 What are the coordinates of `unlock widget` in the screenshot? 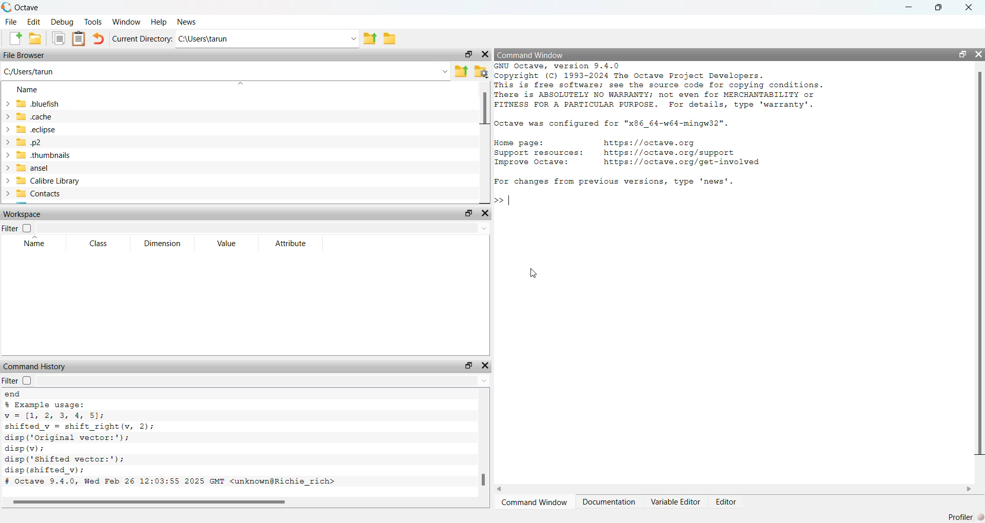 It's located at (466, 213).